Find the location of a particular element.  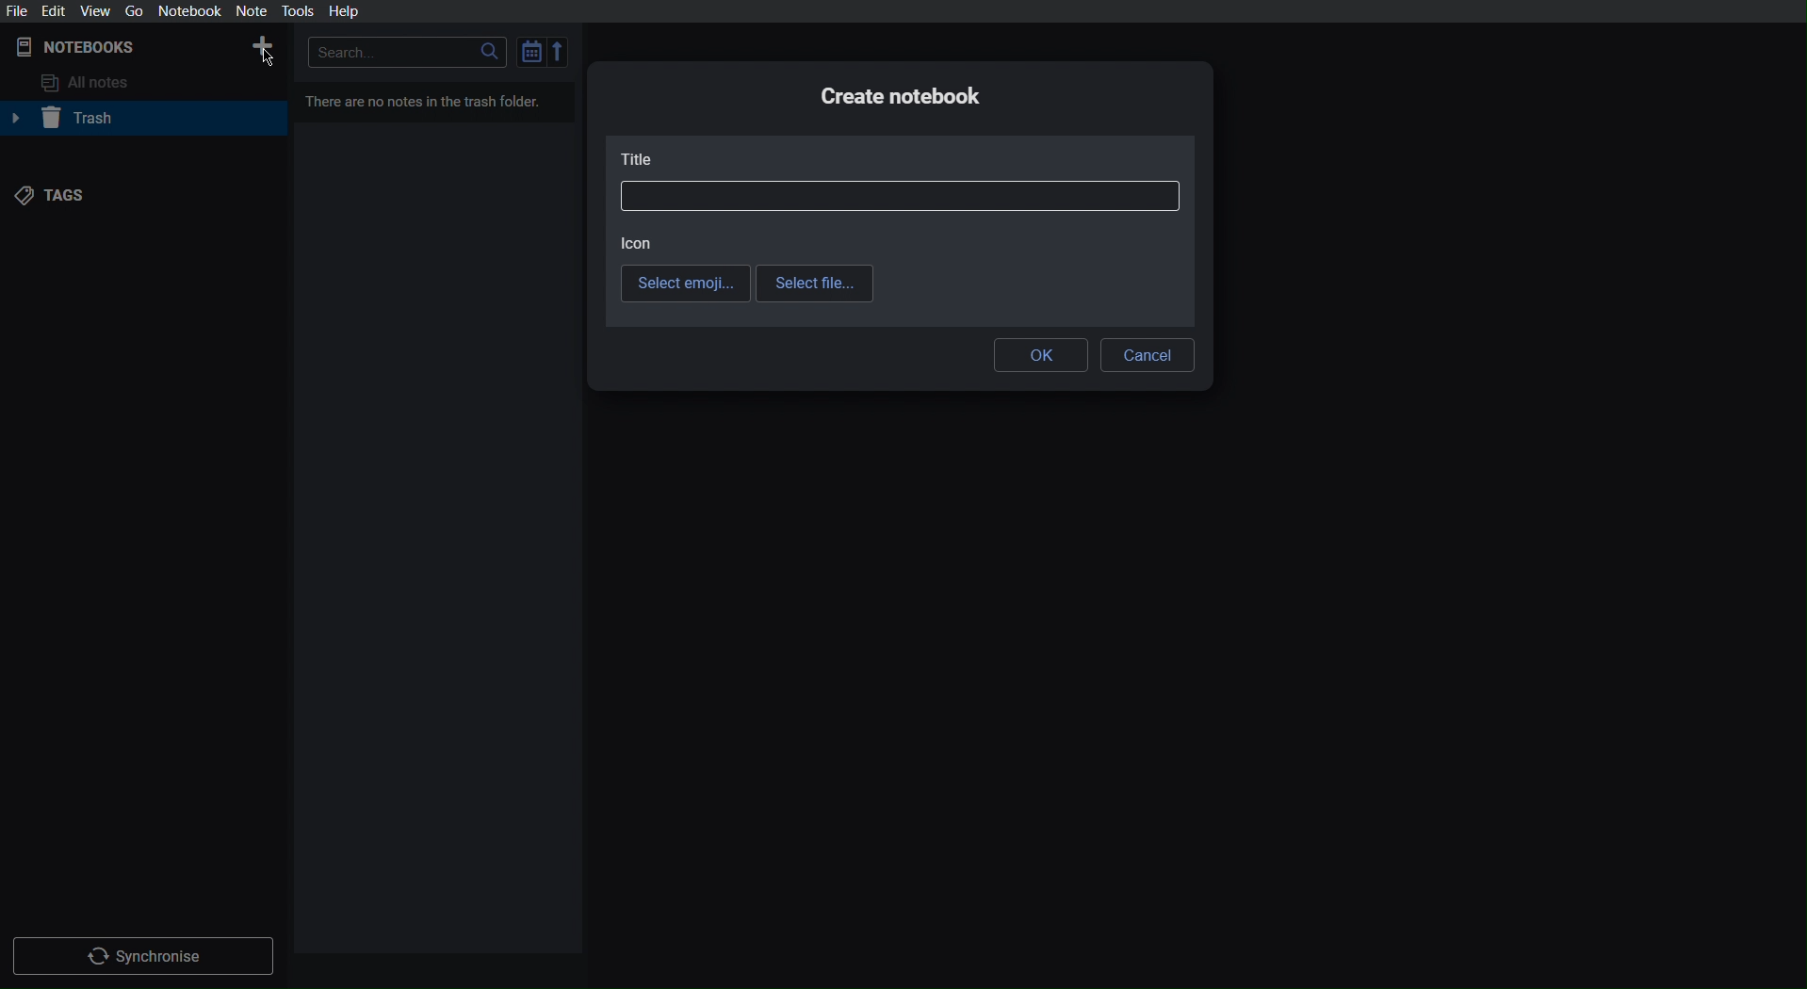

Tags is located at coordinates (50, 198).